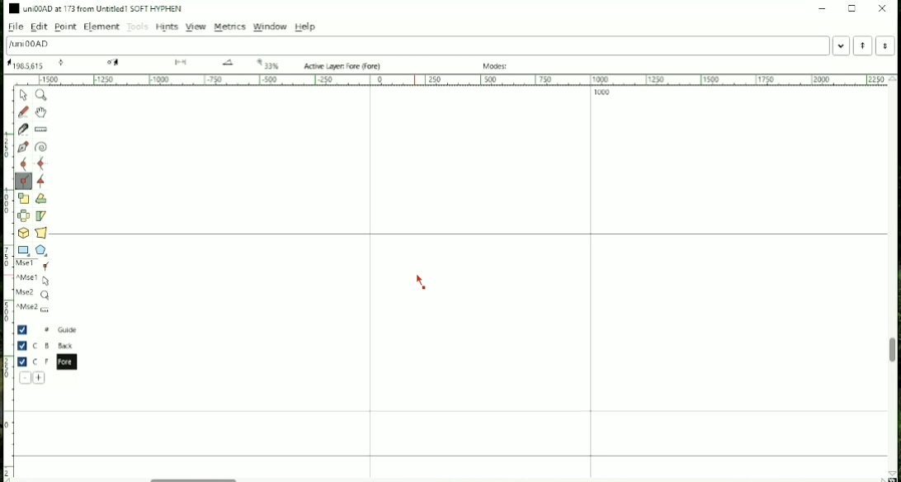 Image resolution: width=901 pixels, height=482 pixels. Describe the element at coordinates (29, 45) in the screenshot. I see `Letter name` at that location.